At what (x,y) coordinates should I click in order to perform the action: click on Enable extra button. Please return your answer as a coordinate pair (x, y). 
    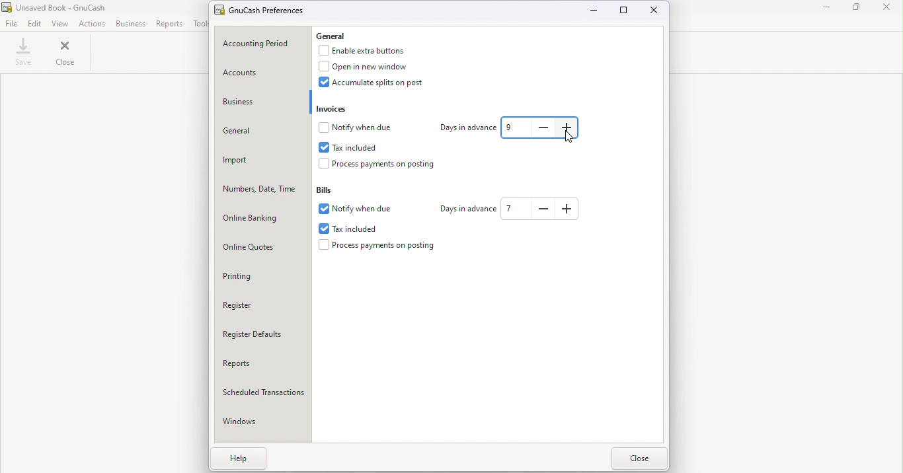
    Looking at the image, I should click on (369, 51).